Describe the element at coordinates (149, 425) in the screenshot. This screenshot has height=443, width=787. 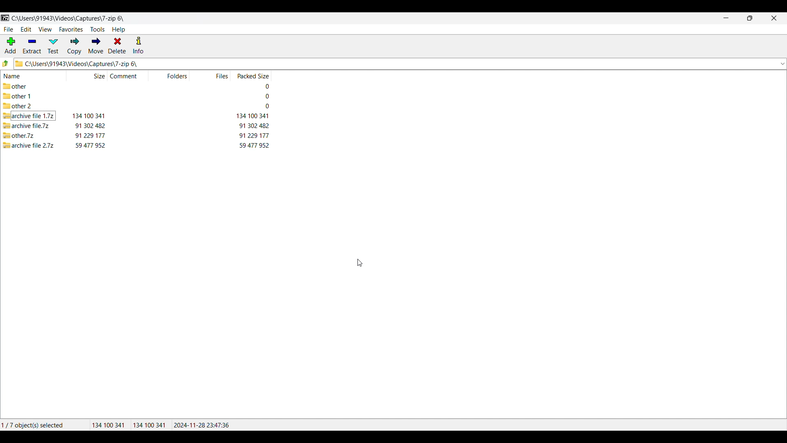
I see `134100 341` at that location.